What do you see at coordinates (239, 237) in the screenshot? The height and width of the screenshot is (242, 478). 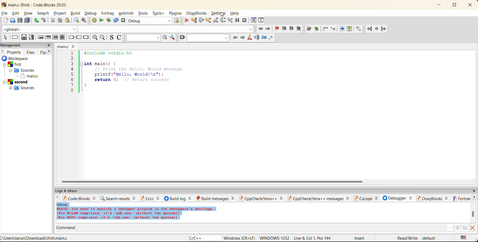 I see `‘Windows (CR+LF)` at bounding box center [239, 237].